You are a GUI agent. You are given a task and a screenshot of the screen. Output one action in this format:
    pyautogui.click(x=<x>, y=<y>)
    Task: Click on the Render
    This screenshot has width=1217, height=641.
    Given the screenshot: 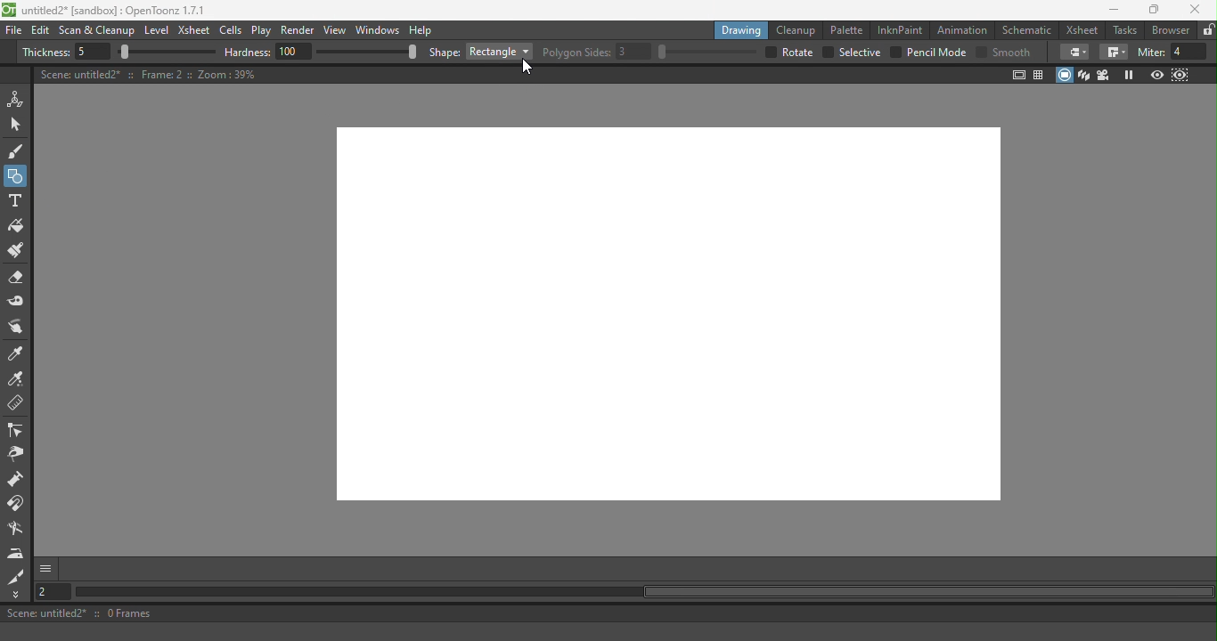 What is the action you would take?
    pyautogui.click(x=298, y=30)
    